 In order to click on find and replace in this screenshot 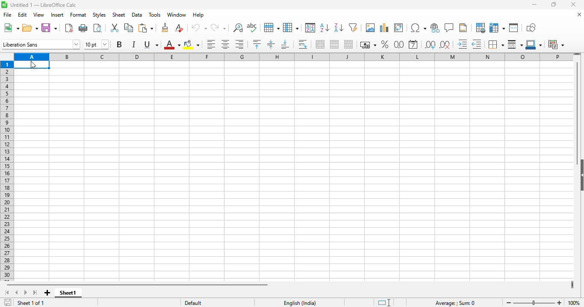, I will do `click(238, 28)`.